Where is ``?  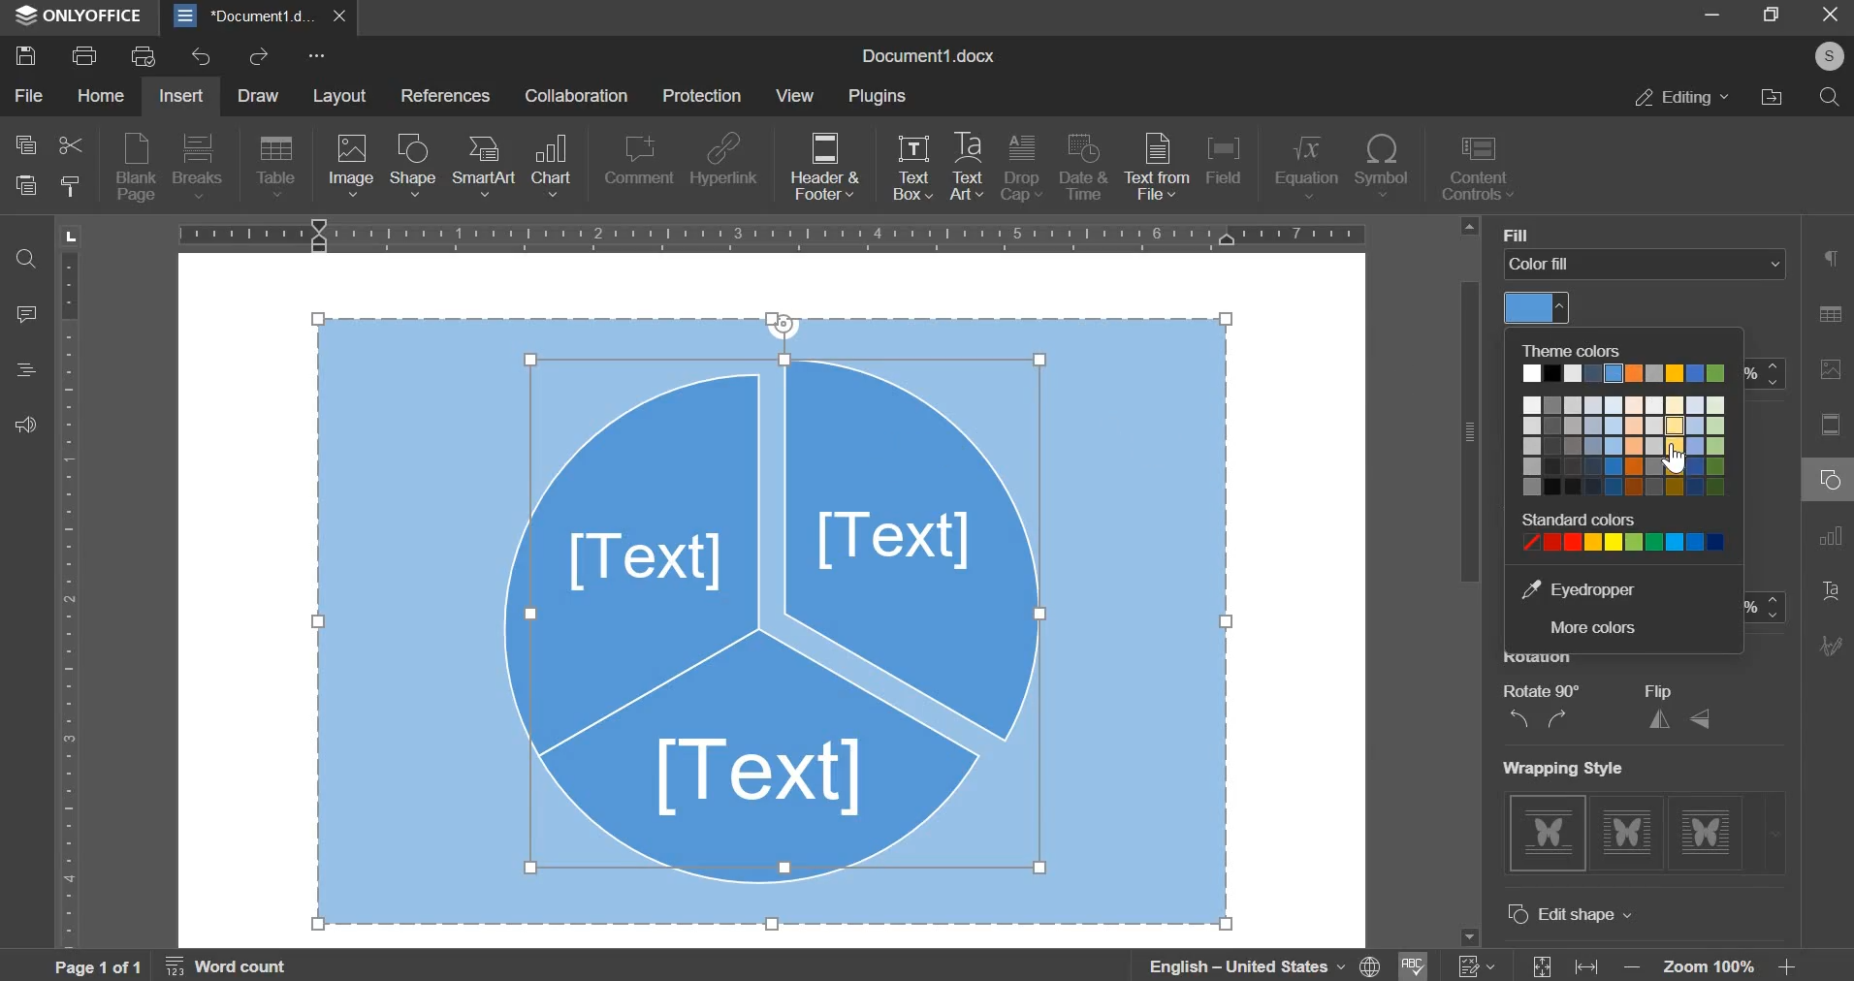  is located at coordinates (1583, 767).